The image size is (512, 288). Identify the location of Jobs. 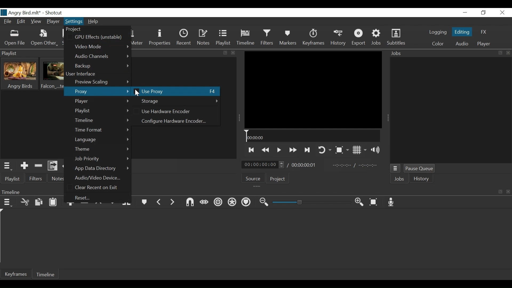
(377, 37).